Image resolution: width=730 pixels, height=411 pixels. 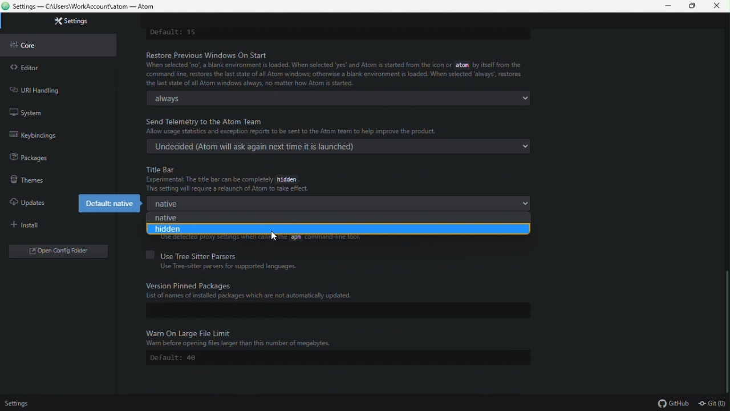 What do you see at coordinates (58, 252) in the screenshot?
I see `open config editor` at bounding box center [58, 252].